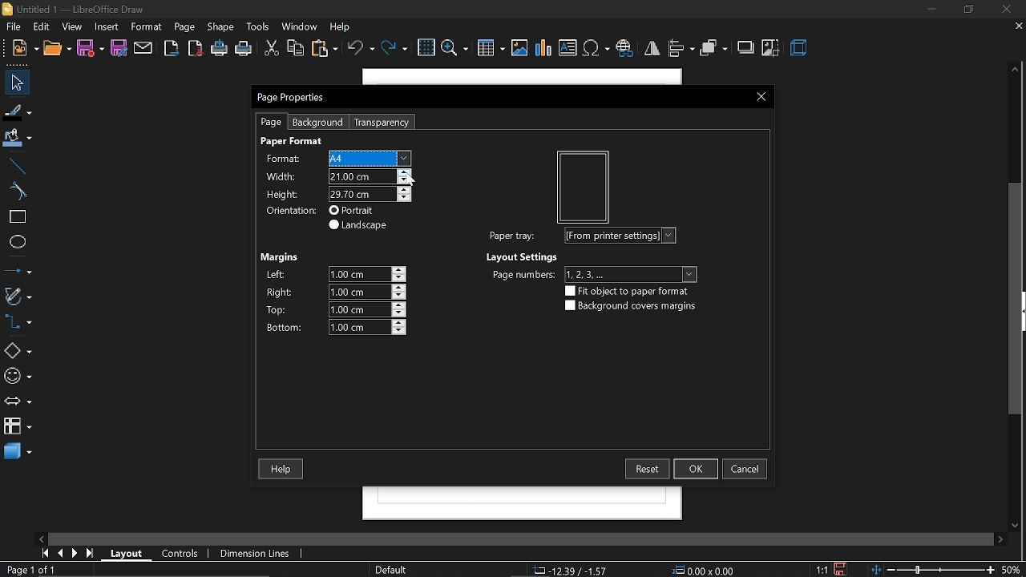  I want to click on print, so click(244, 50).